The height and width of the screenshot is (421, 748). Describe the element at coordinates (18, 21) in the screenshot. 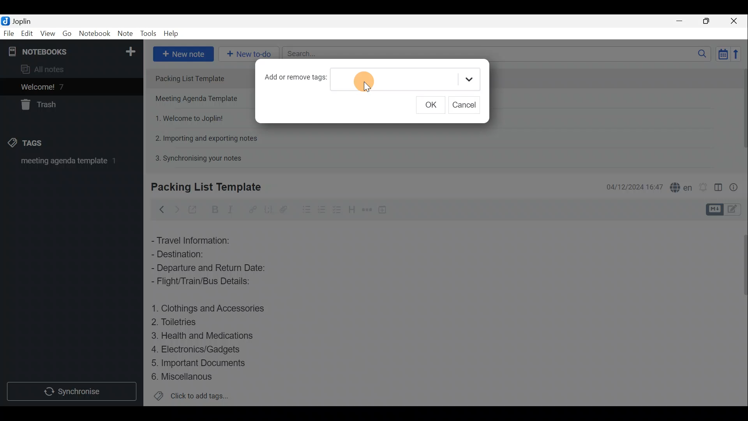

I see `Joplin` at that location.